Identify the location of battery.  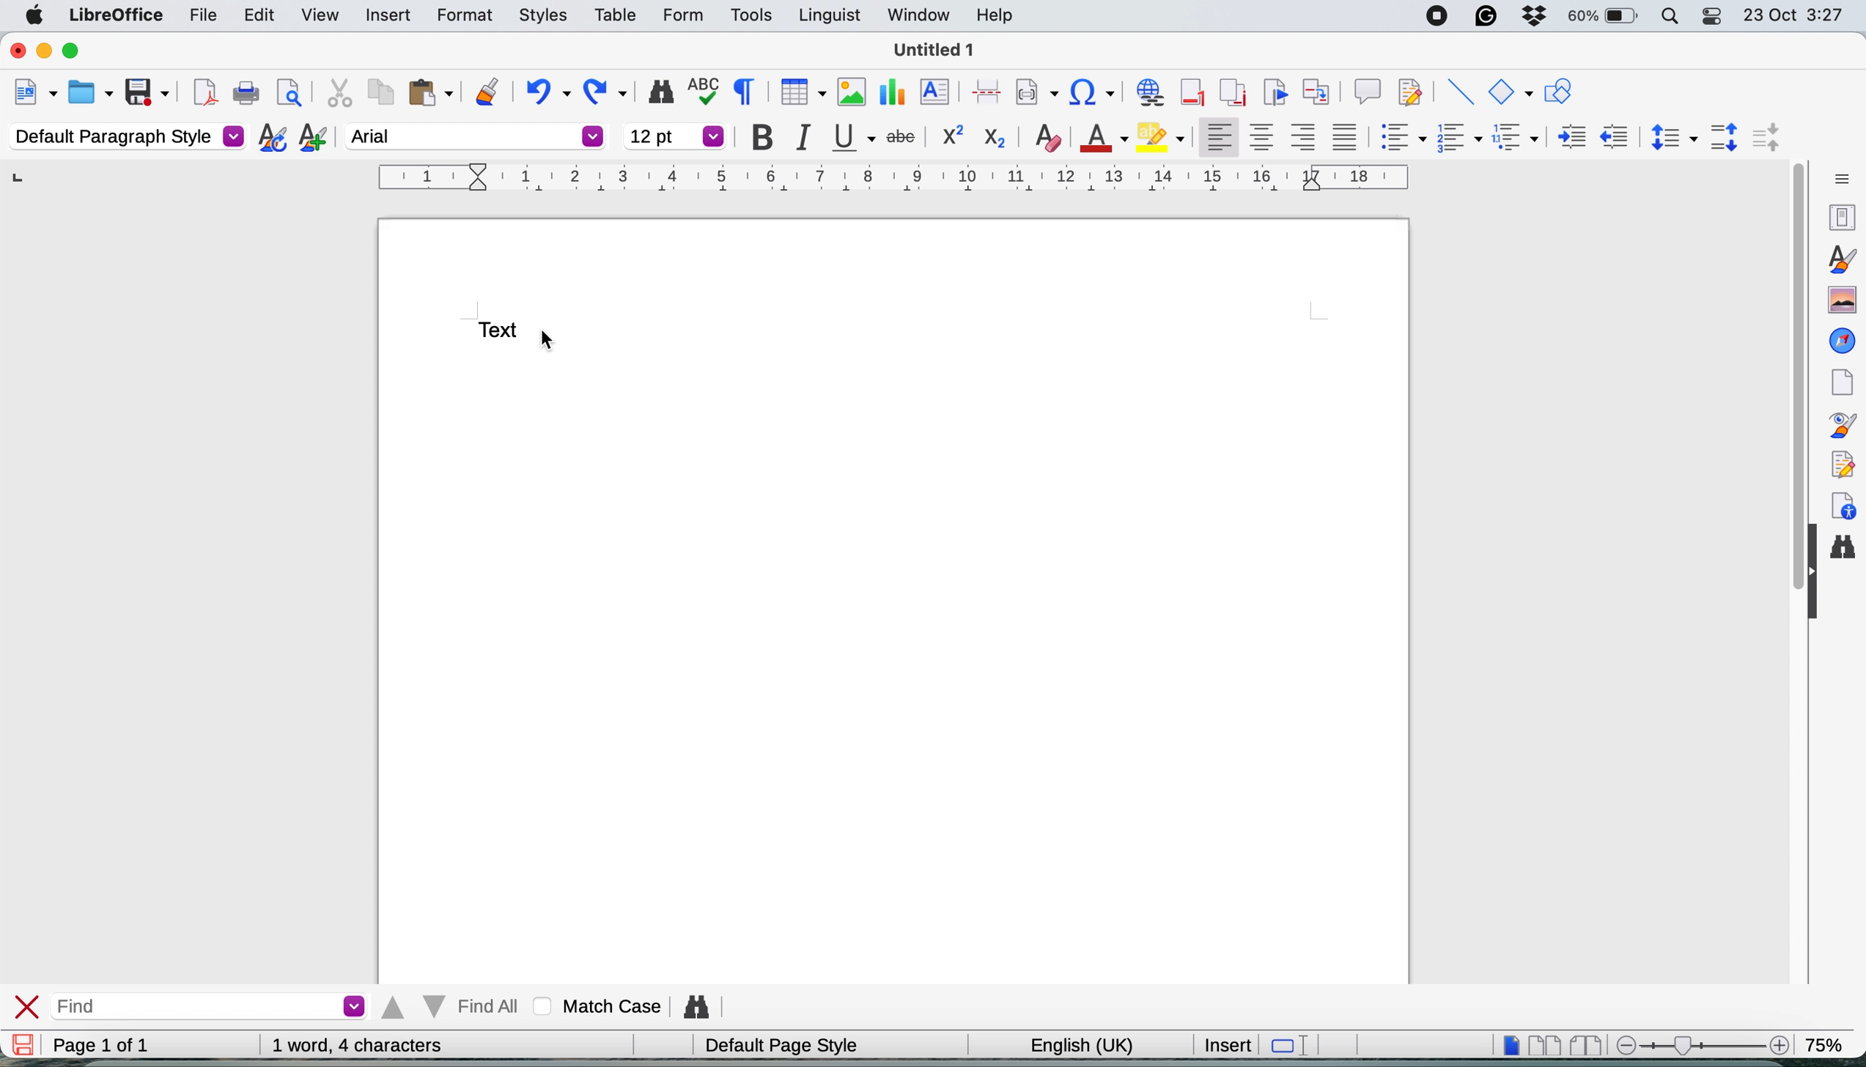
(1602, 18).